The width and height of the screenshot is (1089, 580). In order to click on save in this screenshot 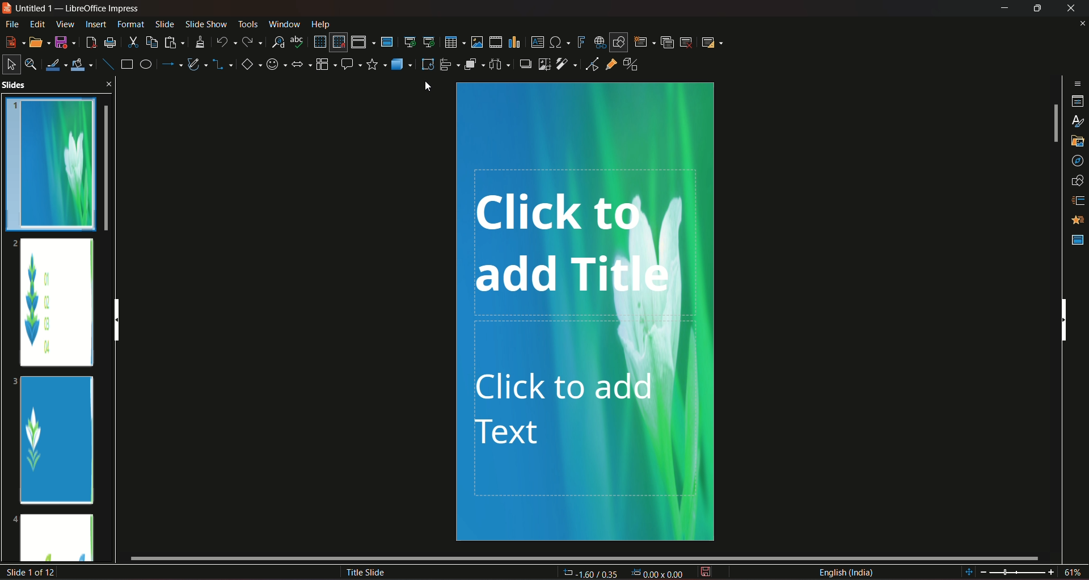, I will do `click(706, 571)`.